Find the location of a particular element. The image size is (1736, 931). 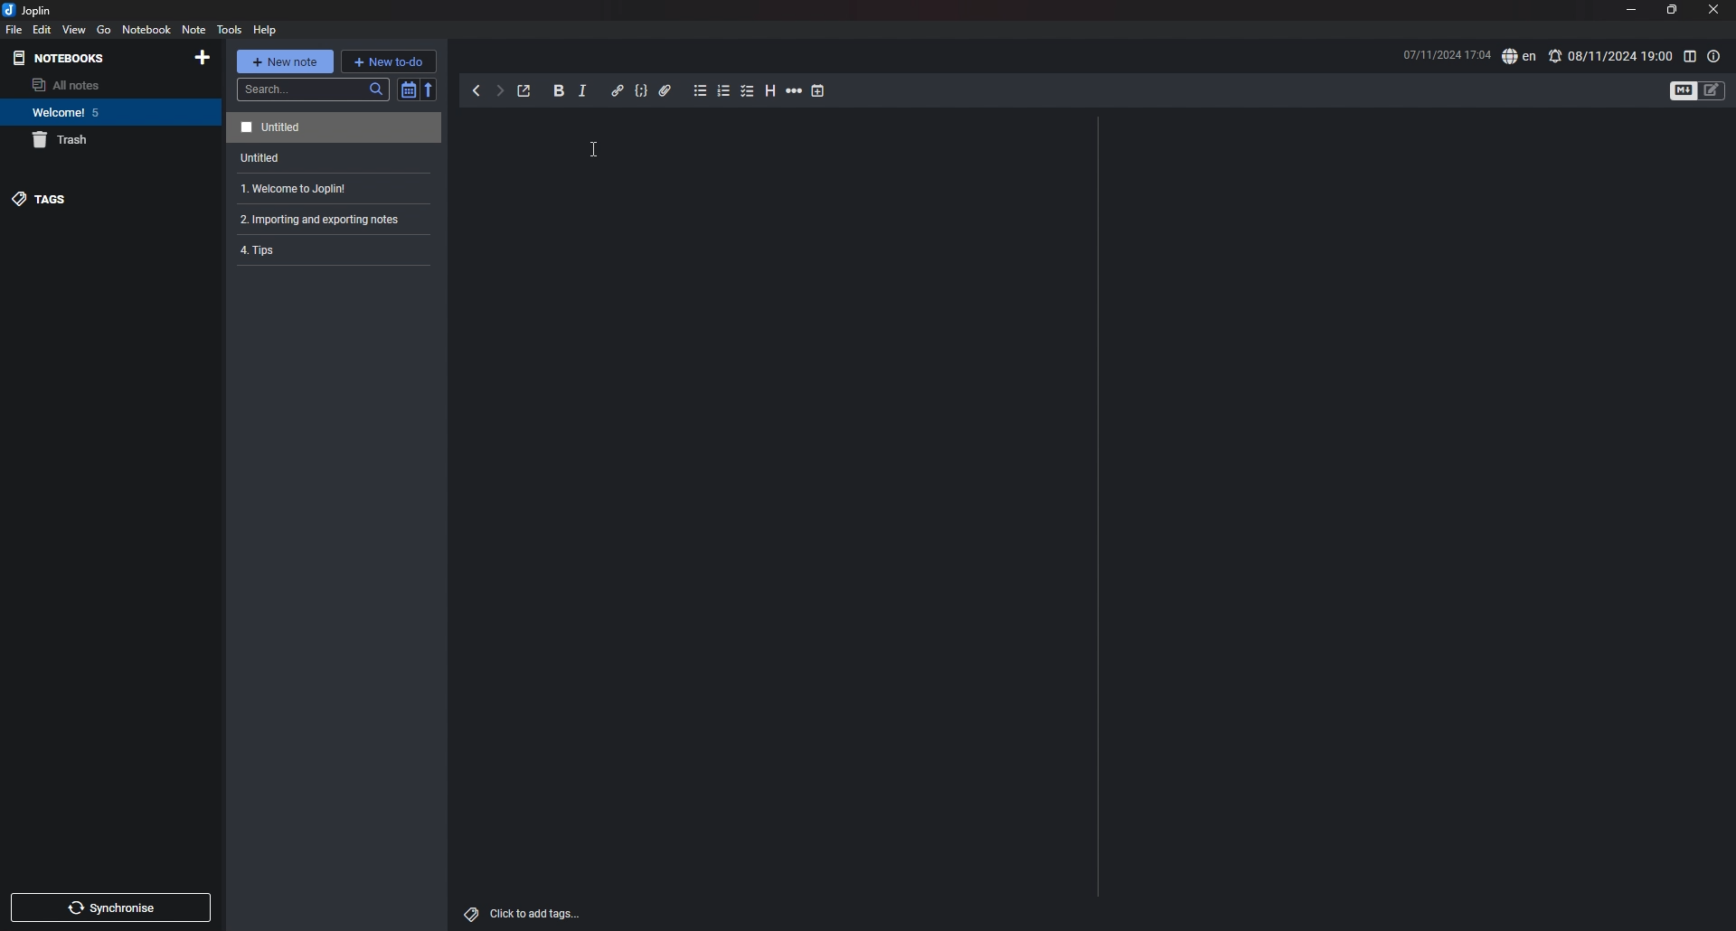

notebook is located at coordinates (147, 29).